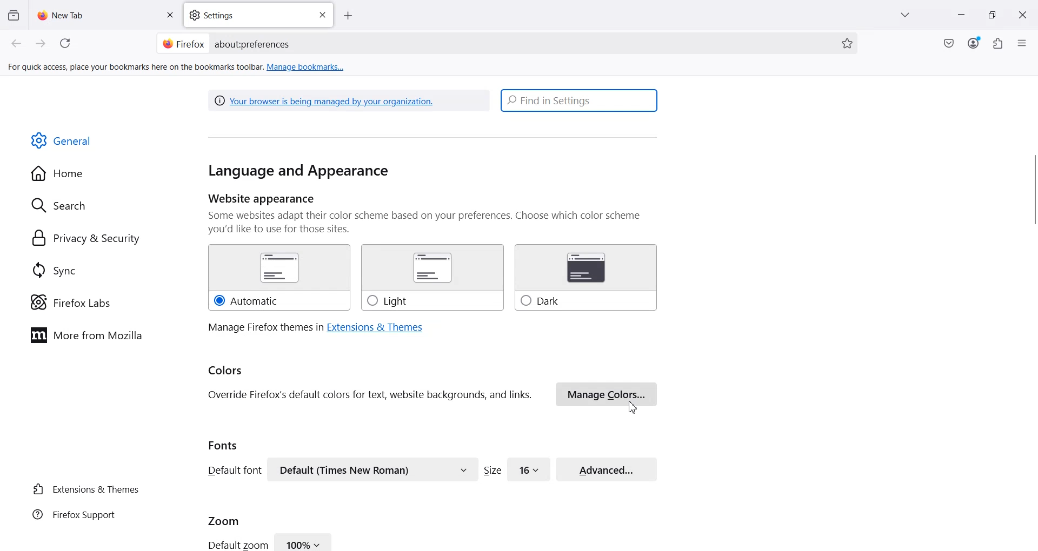 This screenshot has height=551, width=1038. What do you see at coordinates (177, 68) in the screenshot?
I see `For quick access, place your bookmarks here on the bookmarks toolbar. Manage bookmarks...` at bounding box center [177, 68].